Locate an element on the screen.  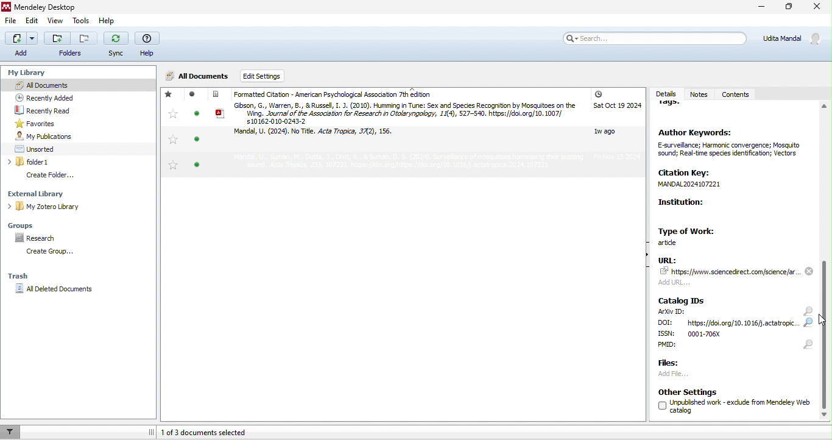
my zotero library is located at coordinates (72, 206).